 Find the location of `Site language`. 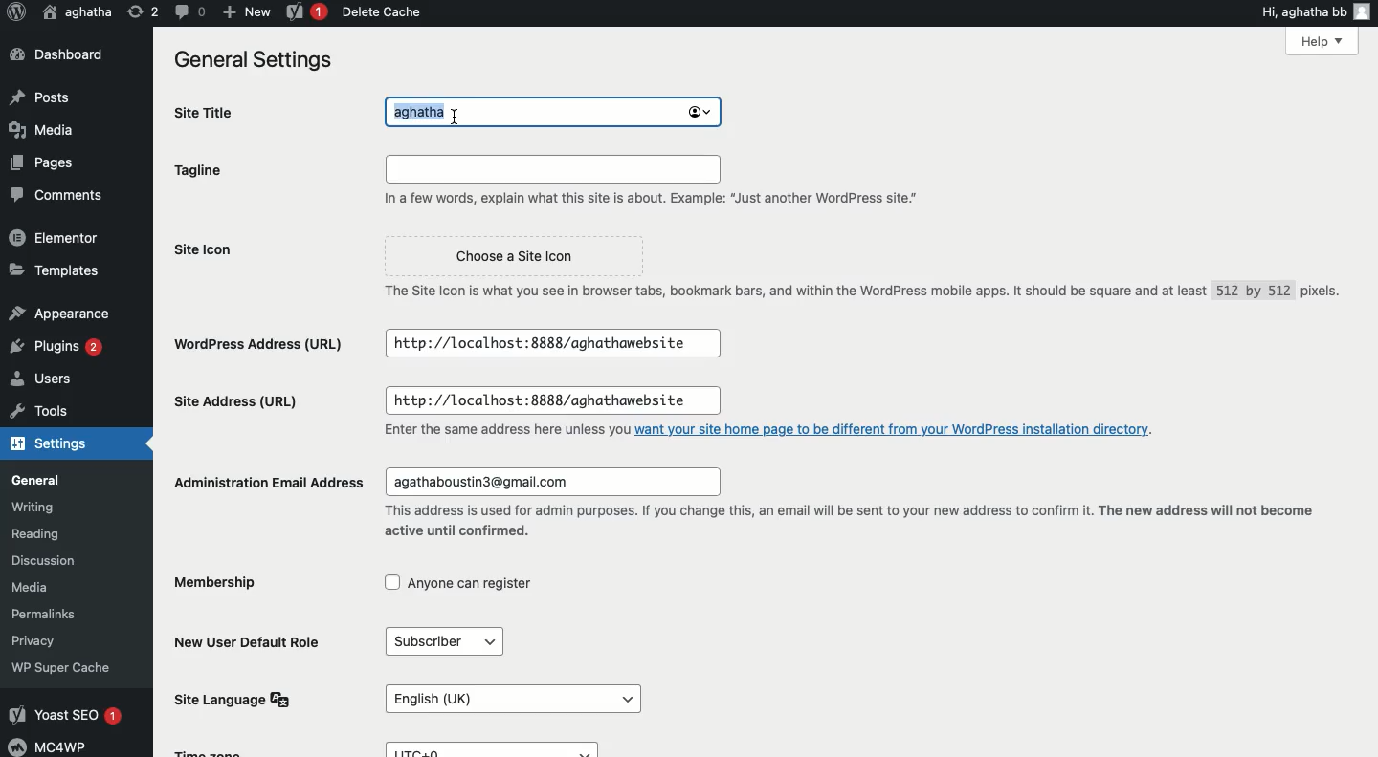

Site language is located at coordinates (240, 699).